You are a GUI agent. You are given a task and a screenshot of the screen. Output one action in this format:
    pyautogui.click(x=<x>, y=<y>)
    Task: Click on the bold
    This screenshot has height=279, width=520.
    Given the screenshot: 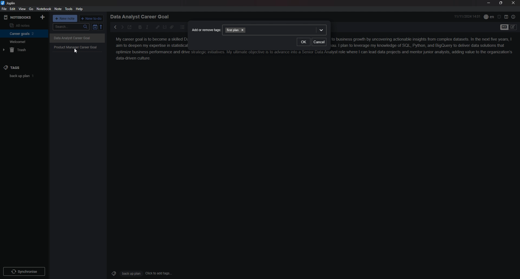 What is the action you would take?
    pyautogui.click(x=140, y=27)
    